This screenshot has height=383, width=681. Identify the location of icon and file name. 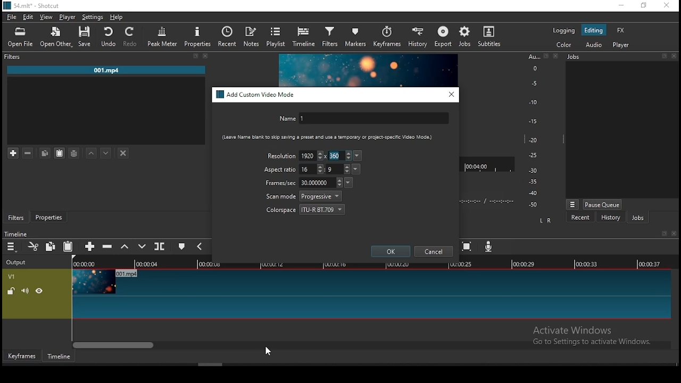
(33, 5).